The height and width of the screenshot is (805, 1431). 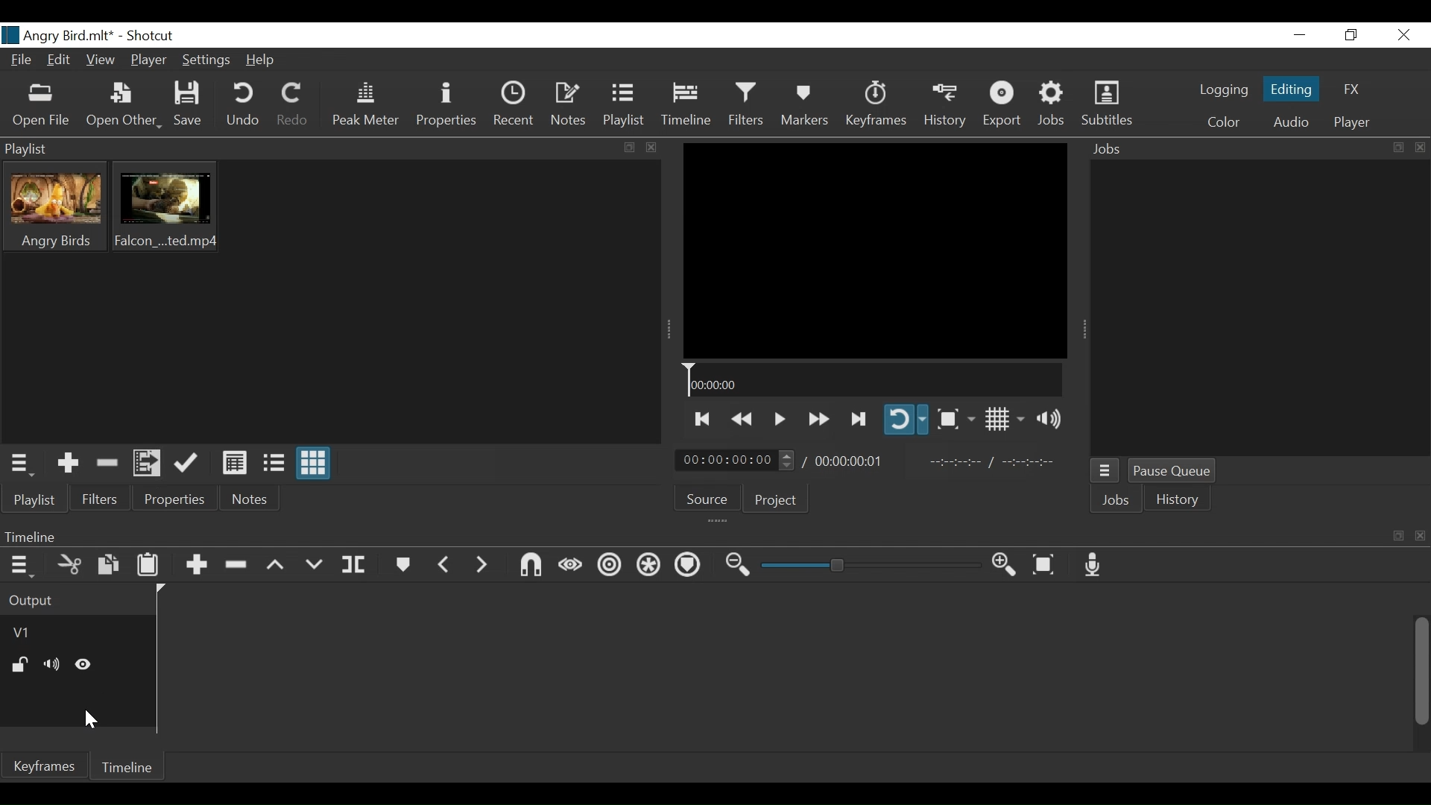 I want to click on Copy, so click(x=109, y=566).